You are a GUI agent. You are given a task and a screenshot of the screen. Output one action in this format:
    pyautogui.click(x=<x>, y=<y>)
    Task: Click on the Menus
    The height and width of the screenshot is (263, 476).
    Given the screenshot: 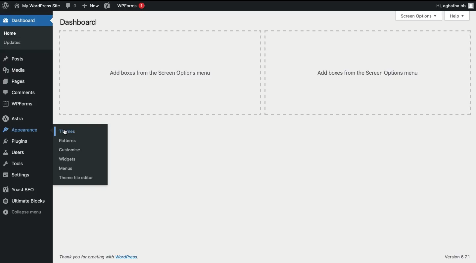 What is the action you would take?
    pyautogui.click(x=67, y=169)
    